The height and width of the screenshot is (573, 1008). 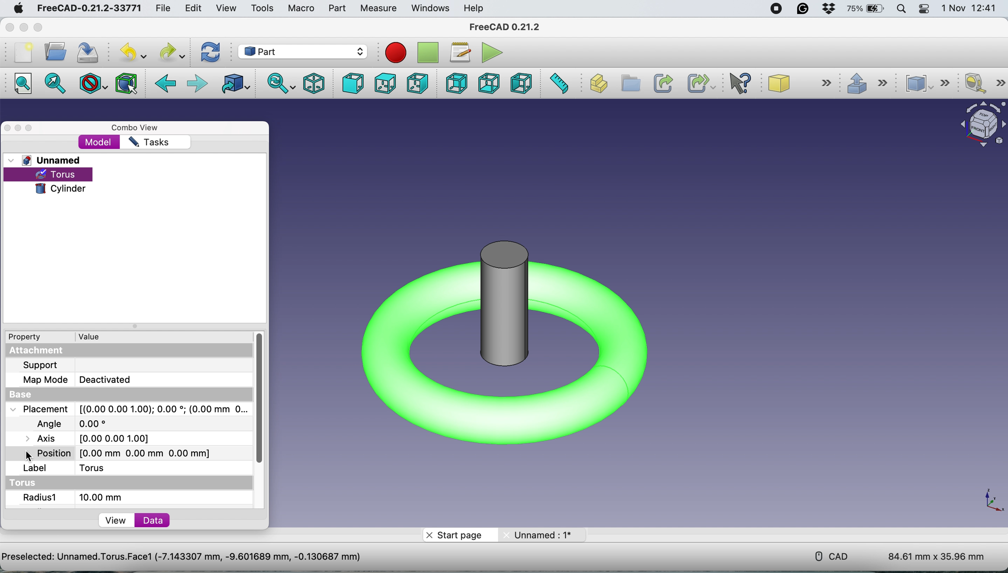 I want to click on measure, so click(x=376, y=7).